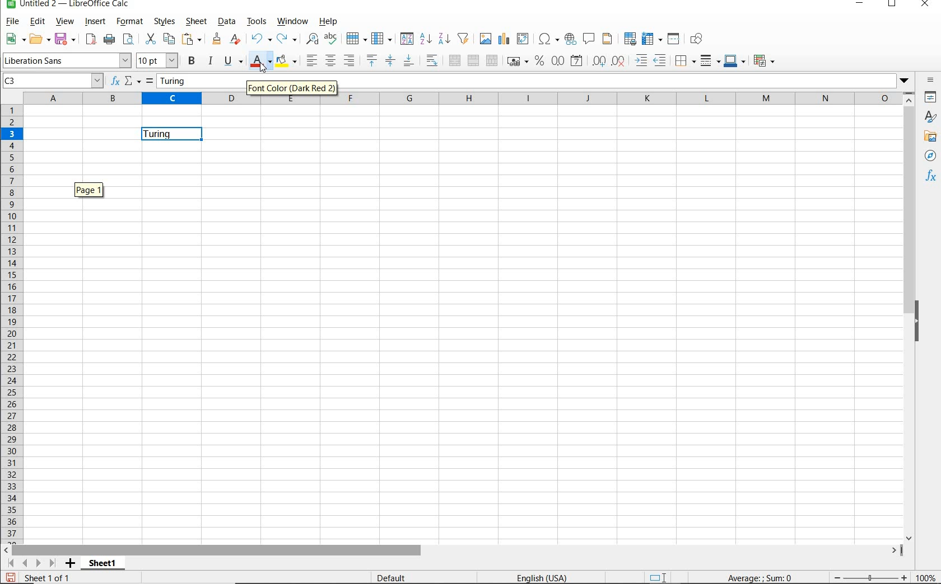 Image resolution: width=941 pixels, height=584 pixels. What do you see at coordinates (30, 563) in the screenshot?
I see `SCROLL TO SHEET` at bounding box center [30, 563].